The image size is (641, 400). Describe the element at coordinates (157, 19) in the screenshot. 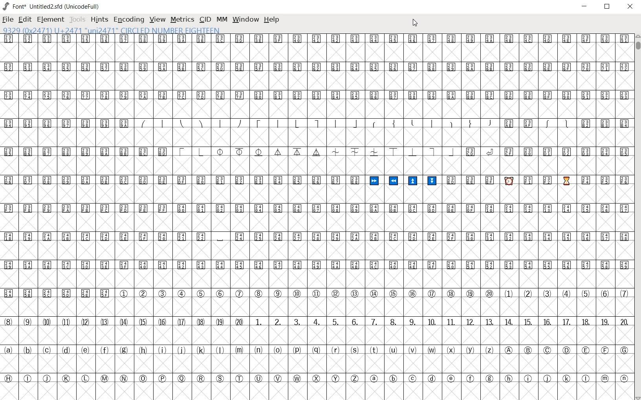

I see `view` at that location.